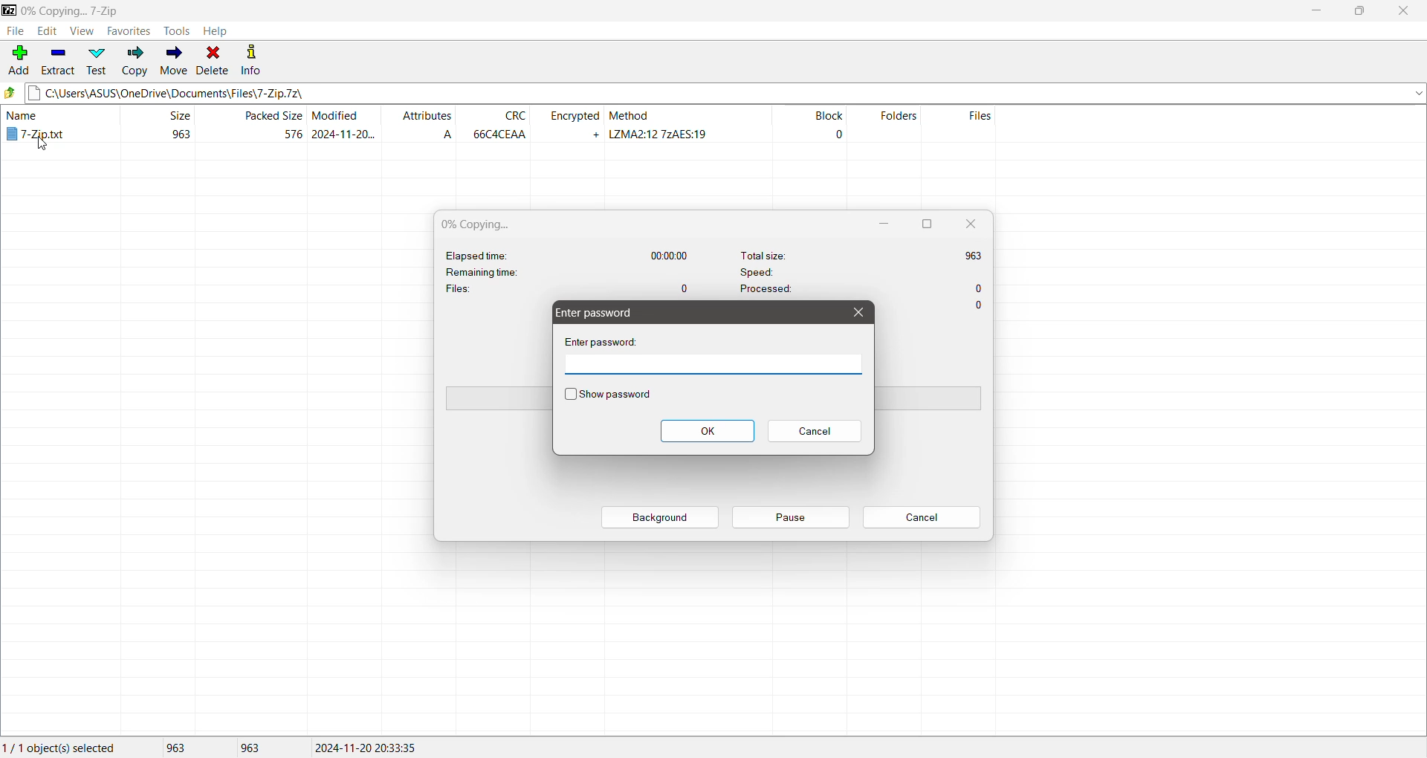 The width and height of the screenshot is (1427, 758). Describe the element at coordinates (970, 224) in the screenshot. I see `Close` at that location.